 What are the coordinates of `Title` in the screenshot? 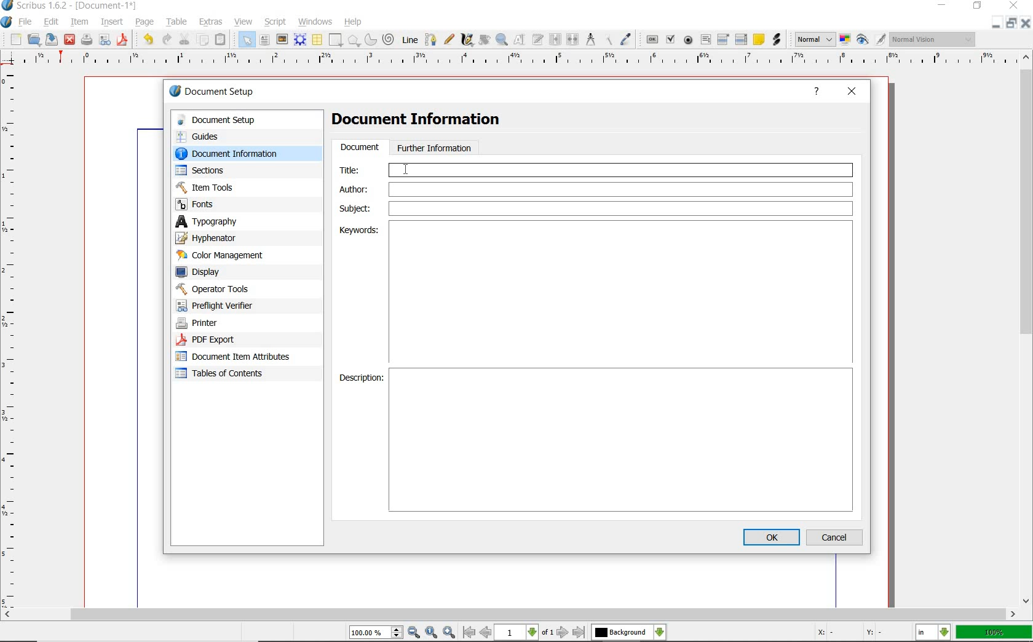 It's located at (595, 170).